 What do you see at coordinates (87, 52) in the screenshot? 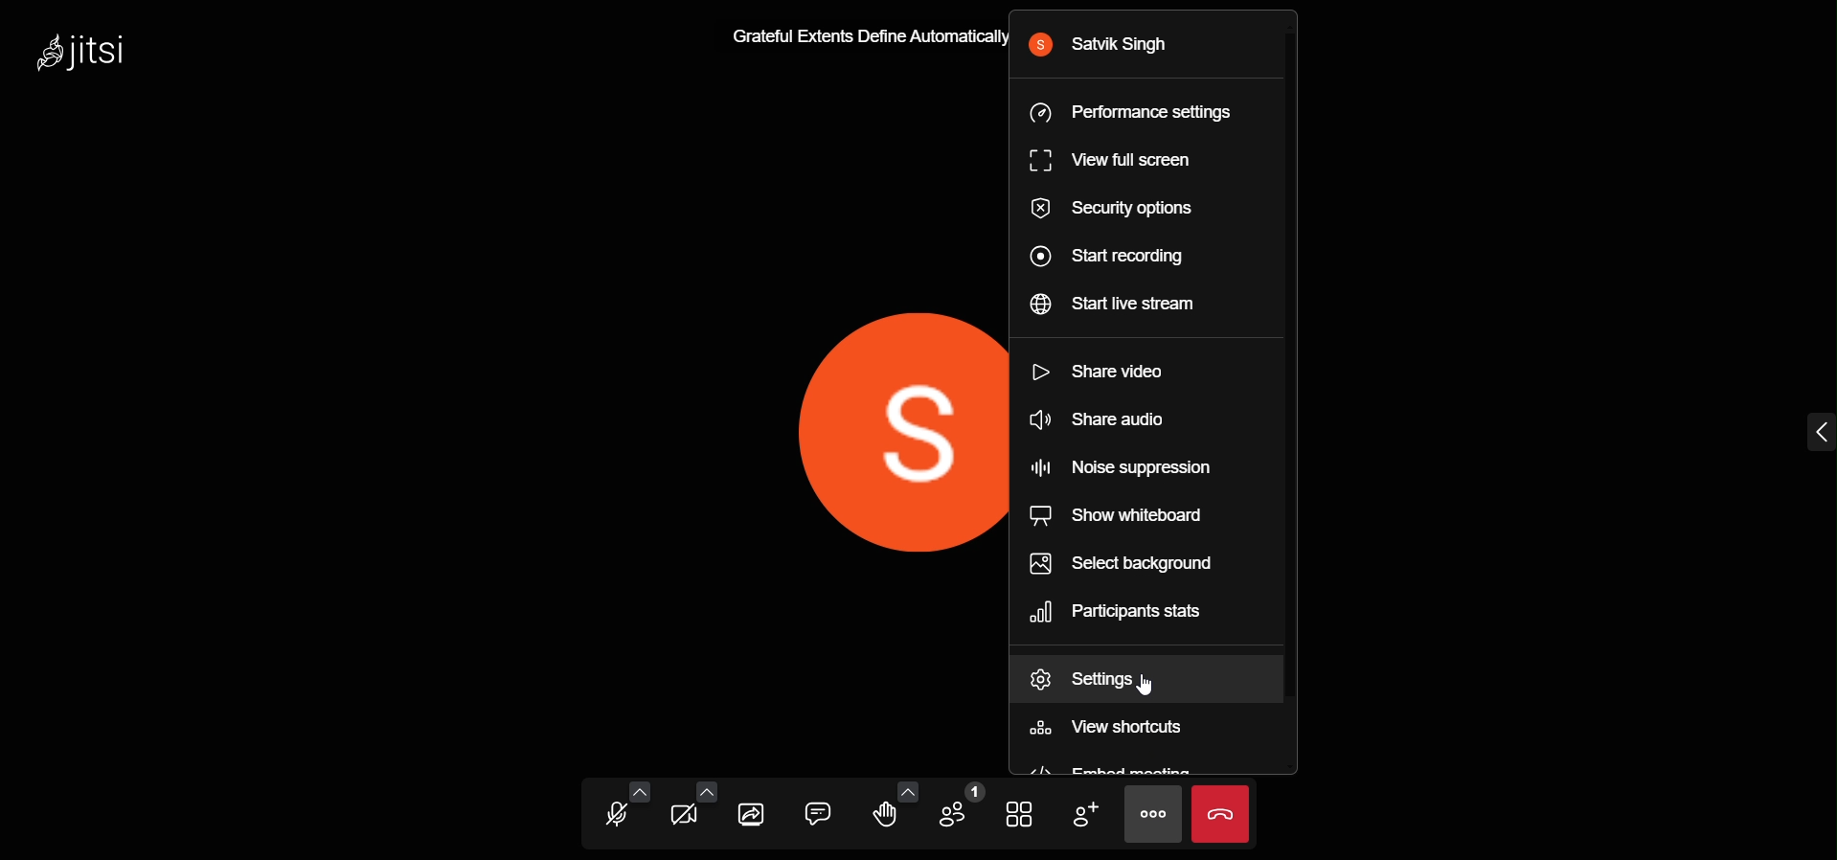
I see `logo` at bounding box center [87, 52].